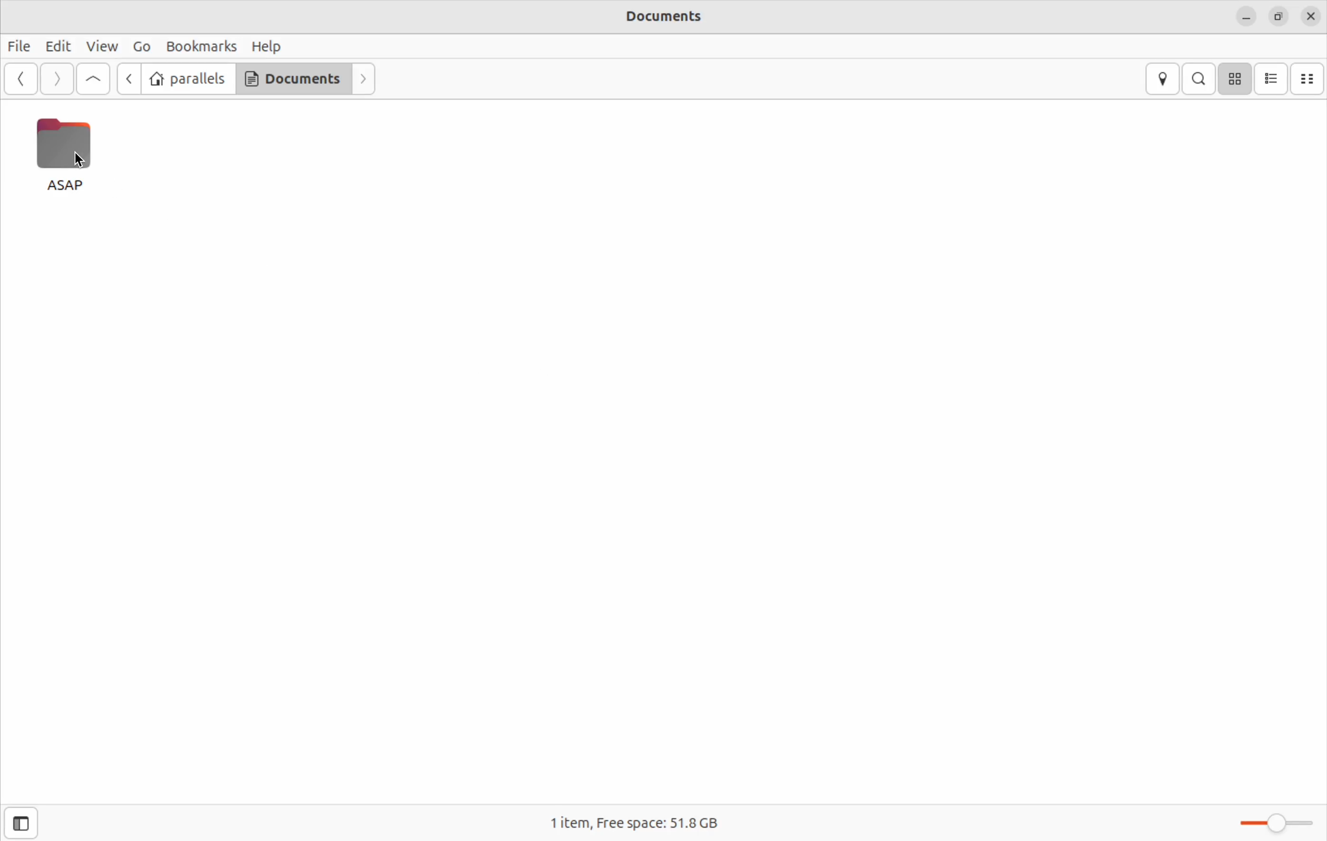  I want to click on Bookmarks, so click(203, 46).